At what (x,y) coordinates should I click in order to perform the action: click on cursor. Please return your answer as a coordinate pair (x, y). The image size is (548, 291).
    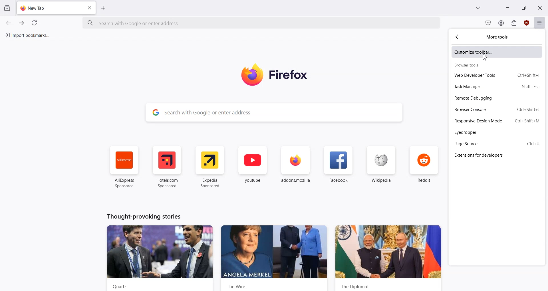
    Looking at the image, I should click on (484, 58).